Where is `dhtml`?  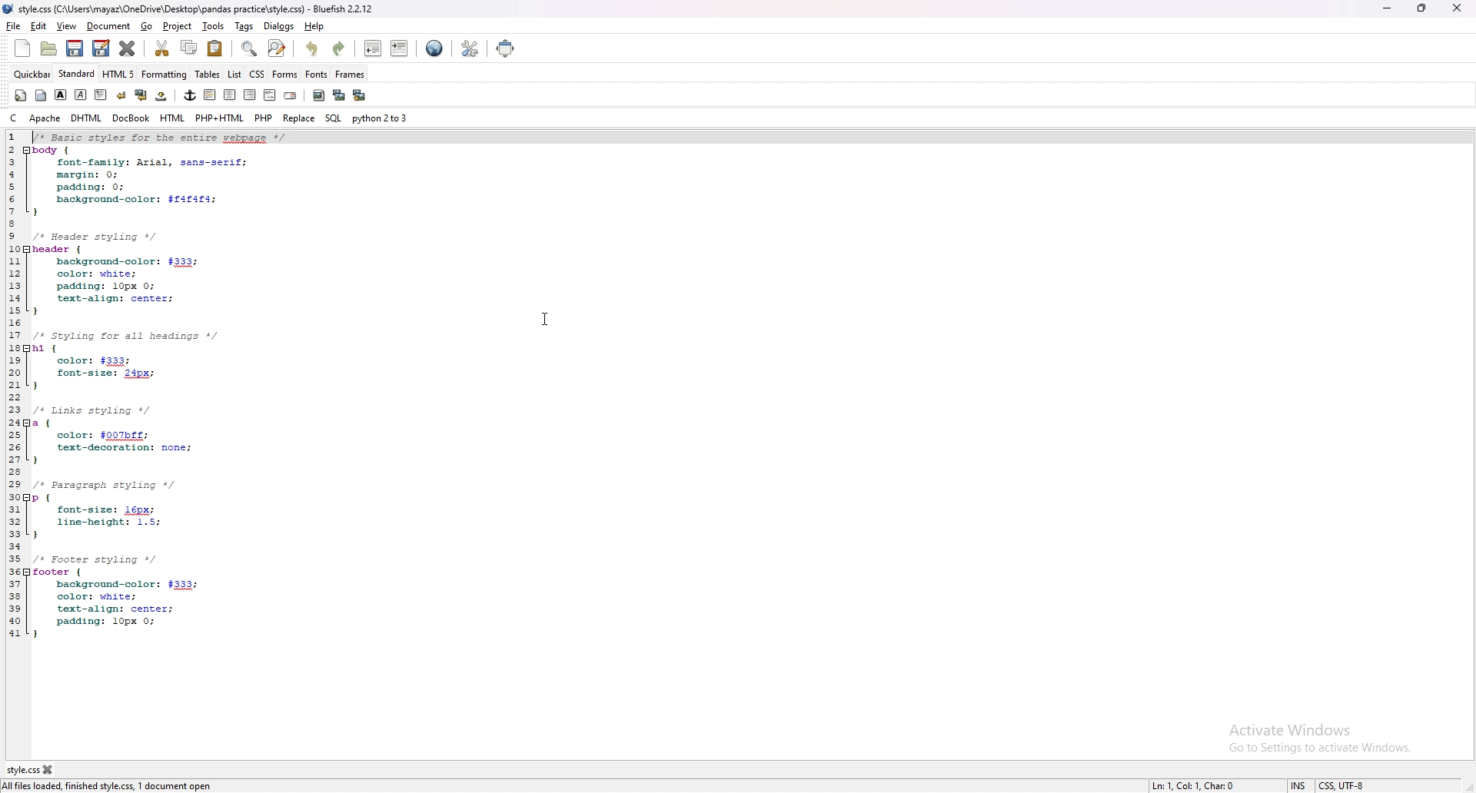
dhtml is located at coordinates (88, 117).